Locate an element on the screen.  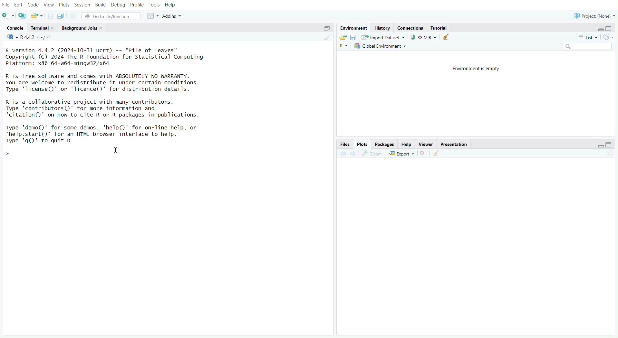
Global Environment is located at coordinates (381, 46).